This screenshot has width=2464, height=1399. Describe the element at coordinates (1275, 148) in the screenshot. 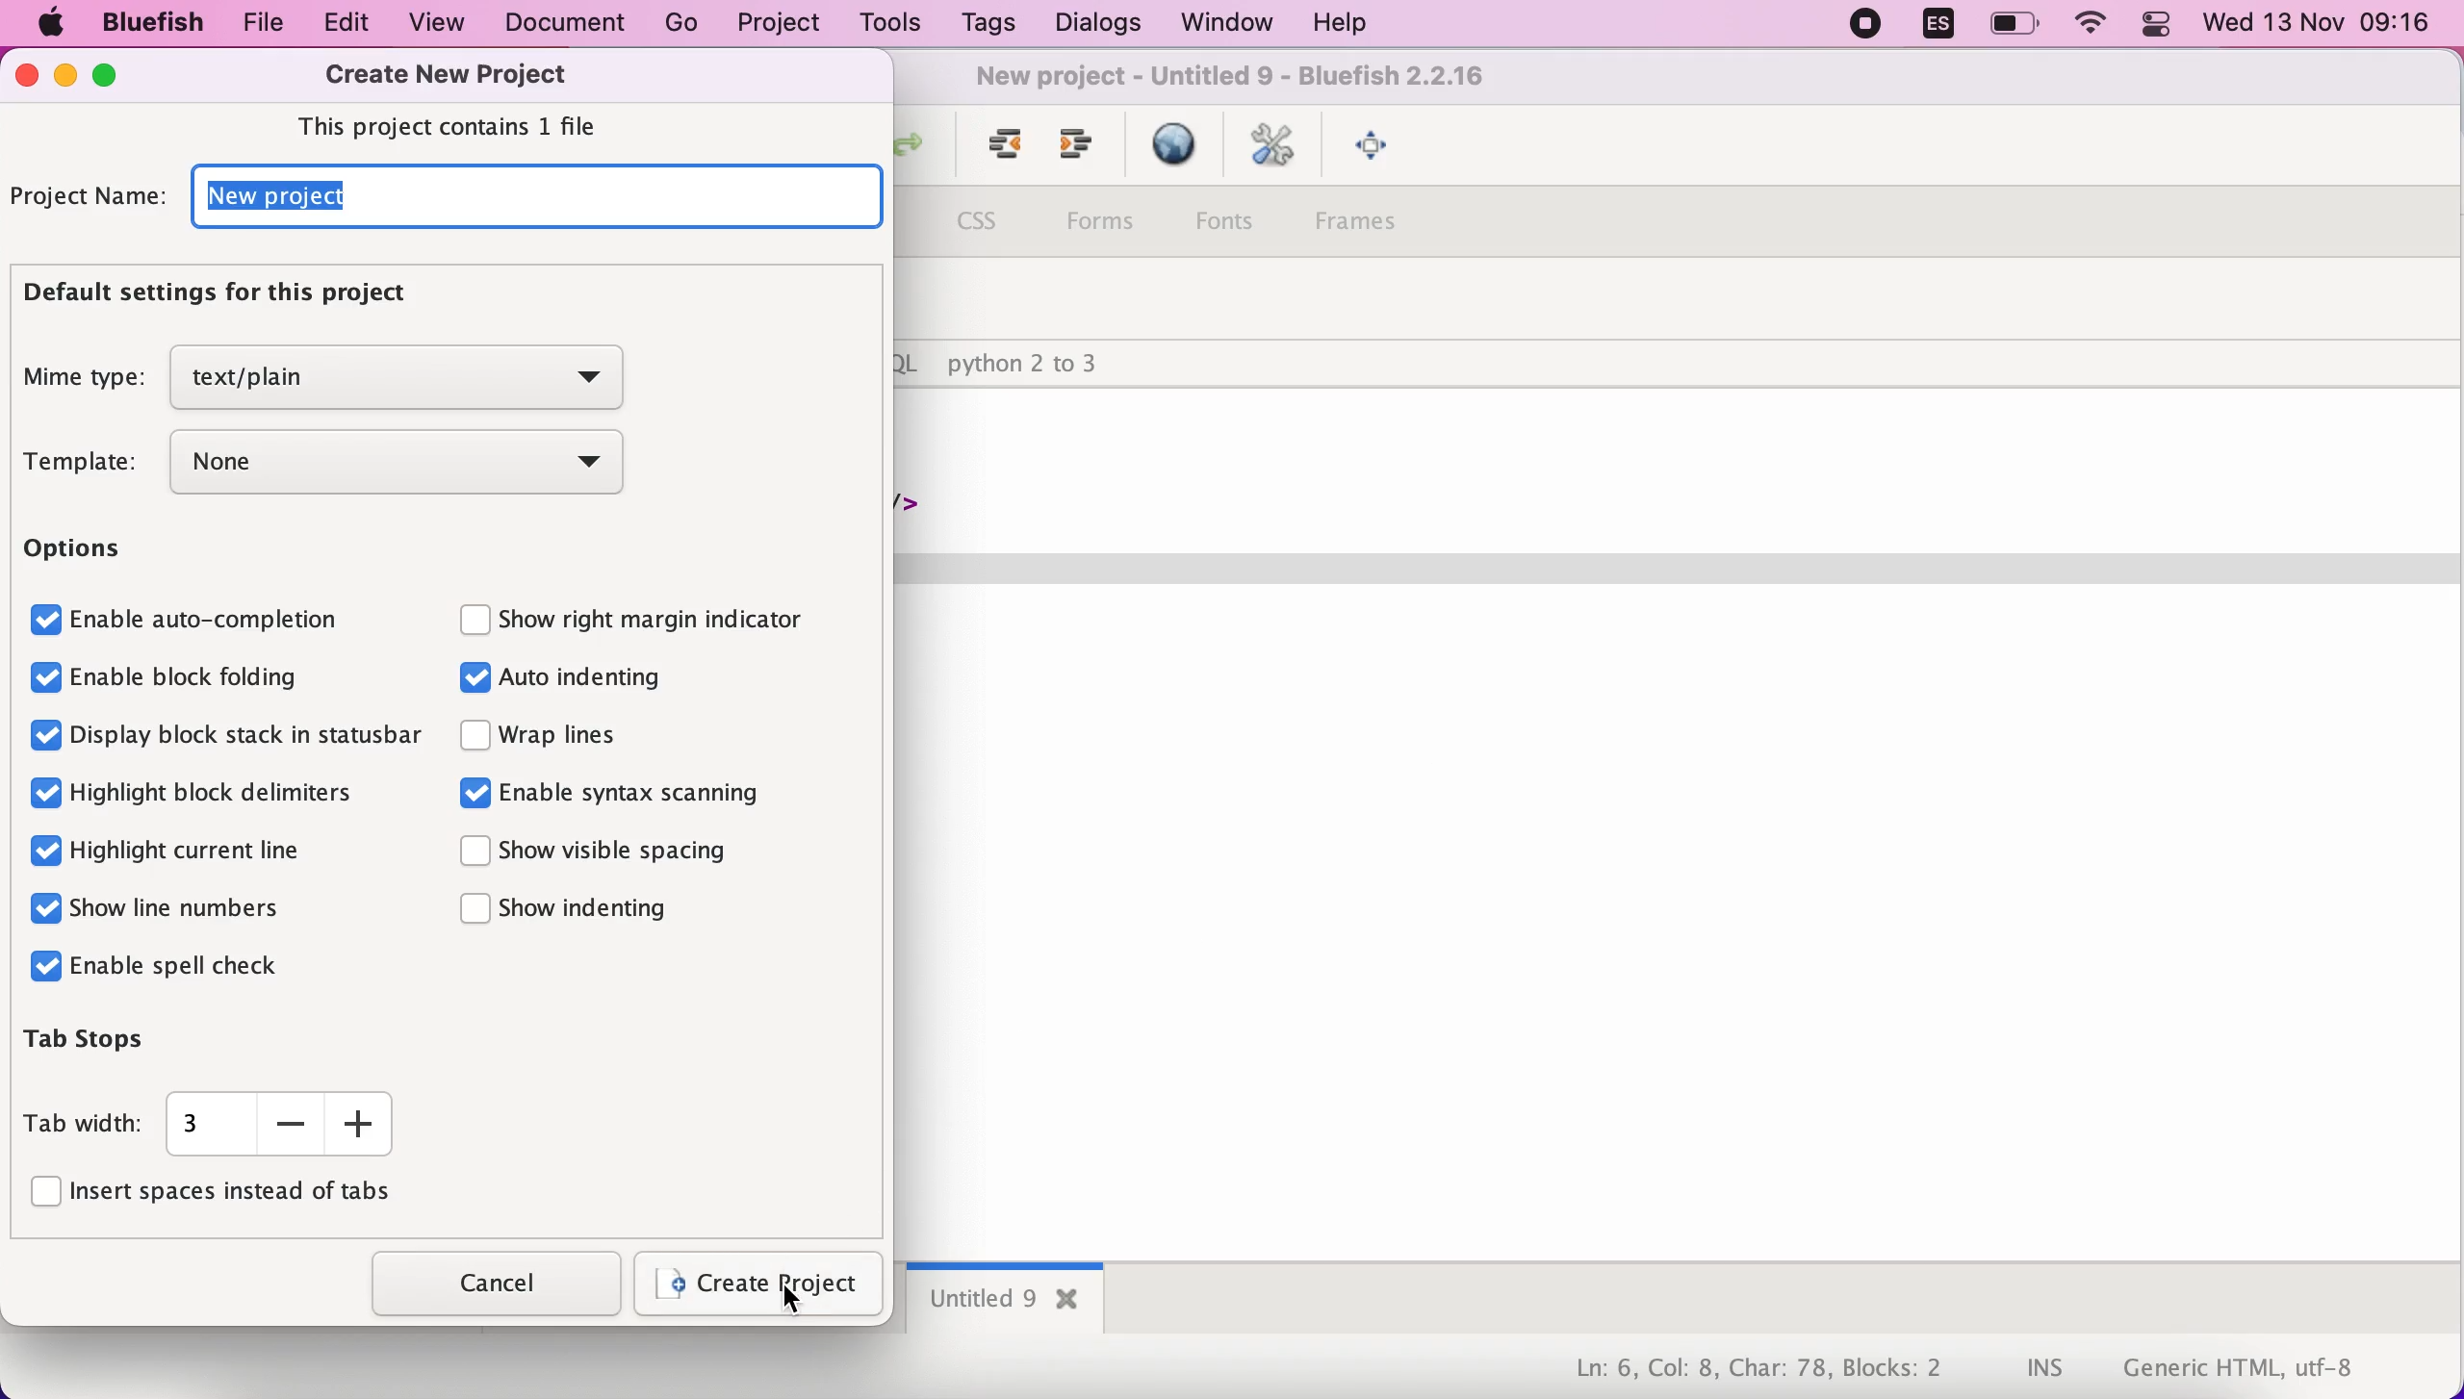

I see `edit preferences` at that location.